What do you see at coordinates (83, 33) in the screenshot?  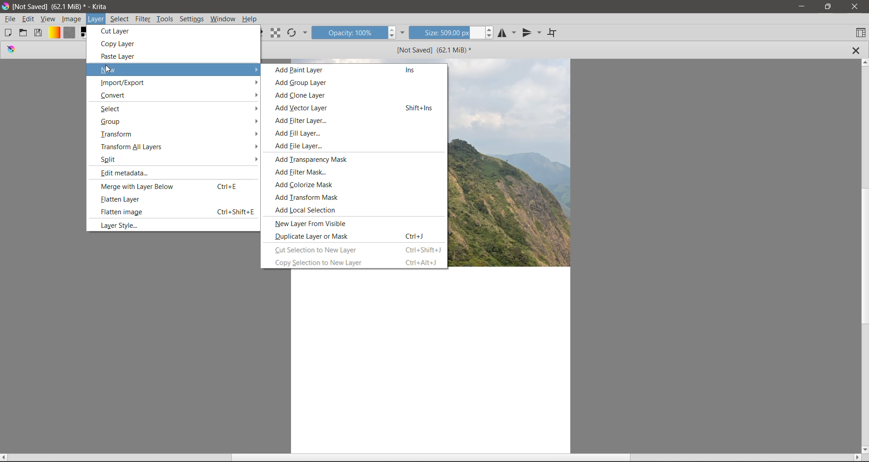 I see `Set the background and foreground colro selector` at bounding box center [83, 33].